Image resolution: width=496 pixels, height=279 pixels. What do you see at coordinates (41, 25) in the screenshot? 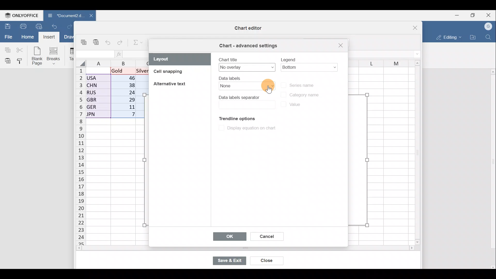
I see `Quick print` at bounding box center [41, 25].